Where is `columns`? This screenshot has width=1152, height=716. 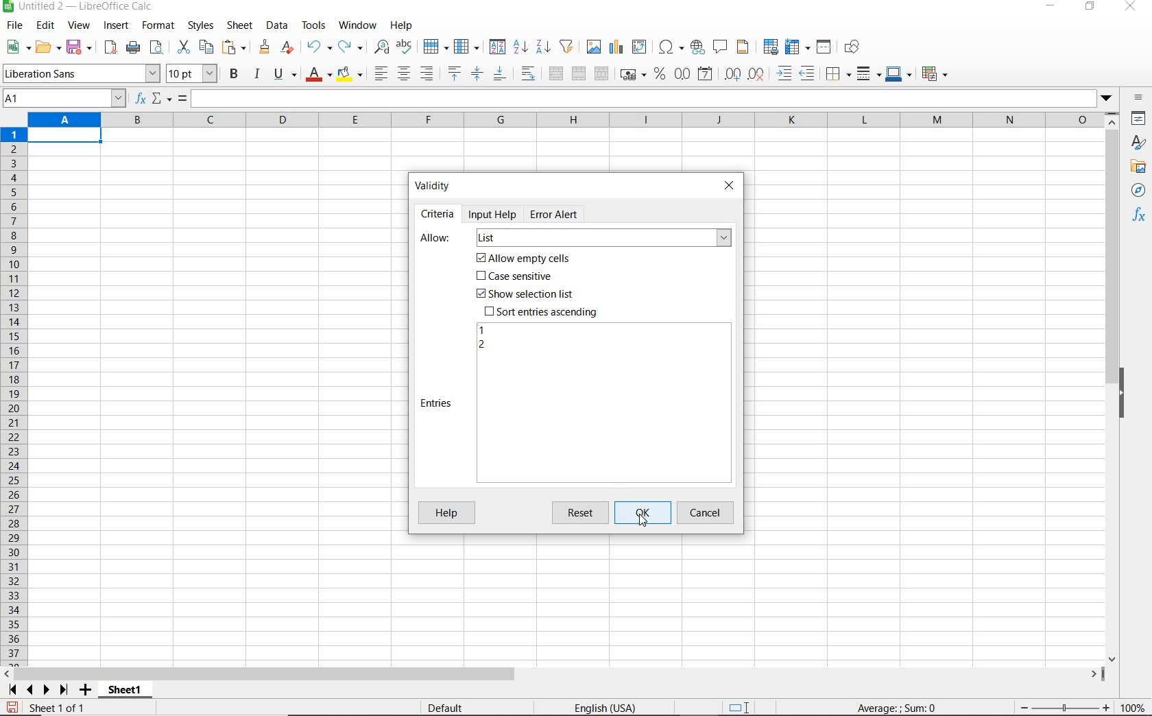
columns is located at coordinates (564, 121).